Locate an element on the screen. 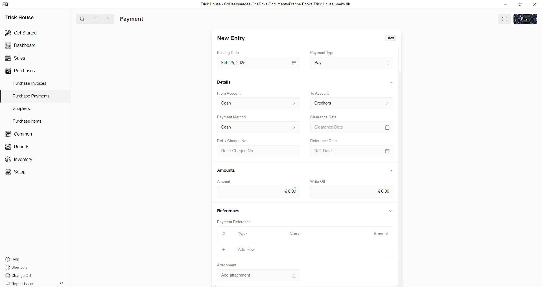 This screenshot has width=542, height=287. Purchase Items is located at coordinates (29, 120).